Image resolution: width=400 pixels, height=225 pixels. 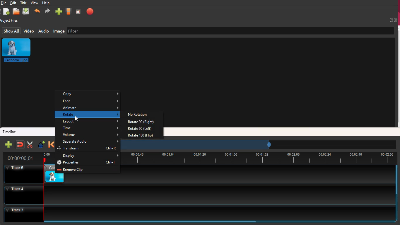 What do you see at coordinates (78, 12) in the screenshot?
I see `screen` at bounding box center [78, 12].